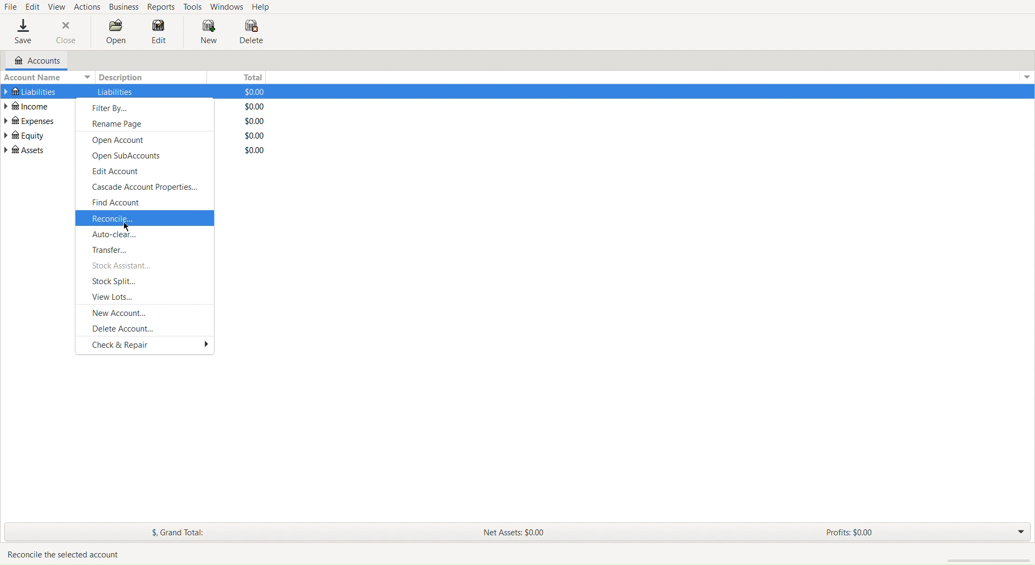  Describe the element at coordinates (176, 532) in the screenshot. I see `Grand Total` at that location.